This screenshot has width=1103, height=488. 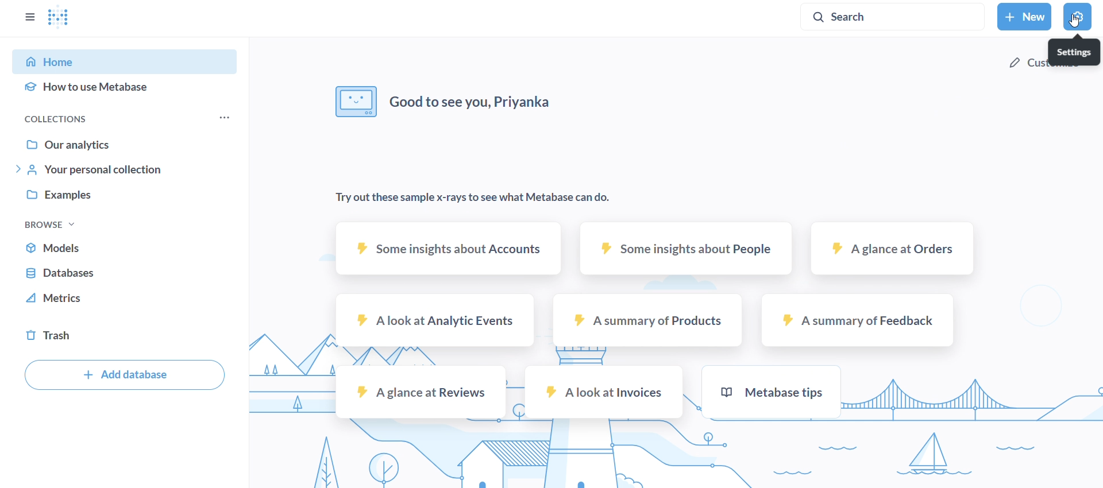 I want to click on metrics, so click(x=124, y=301).